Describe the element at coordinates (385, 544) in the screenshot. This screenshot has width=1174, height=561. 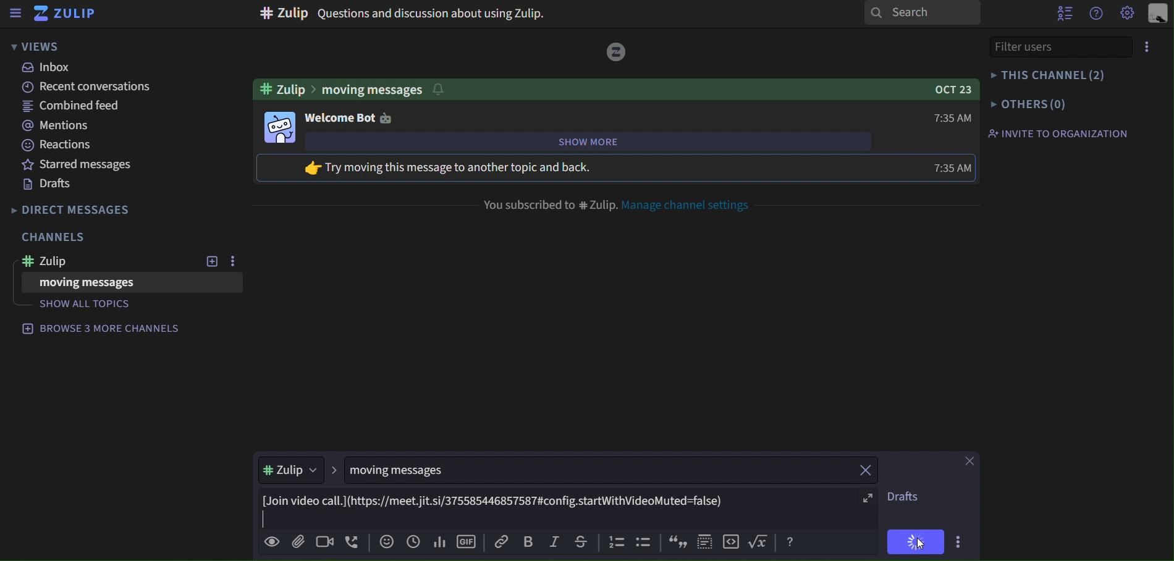
I see `add empji` at that location.